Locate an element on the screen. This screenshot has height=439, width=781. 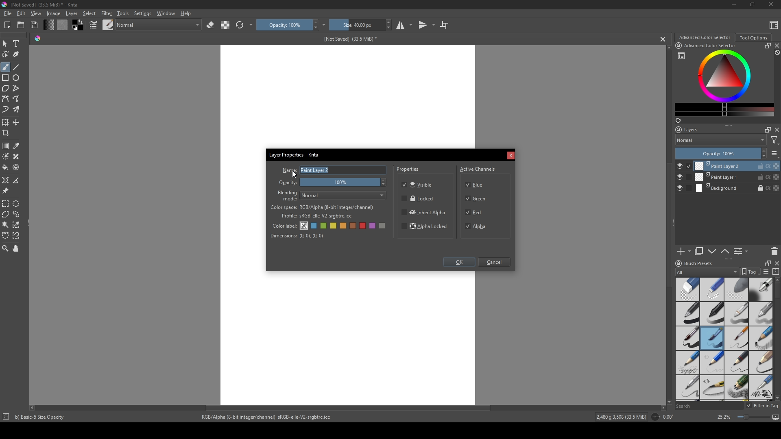
standard eraser is located at coordinates (687, 289).